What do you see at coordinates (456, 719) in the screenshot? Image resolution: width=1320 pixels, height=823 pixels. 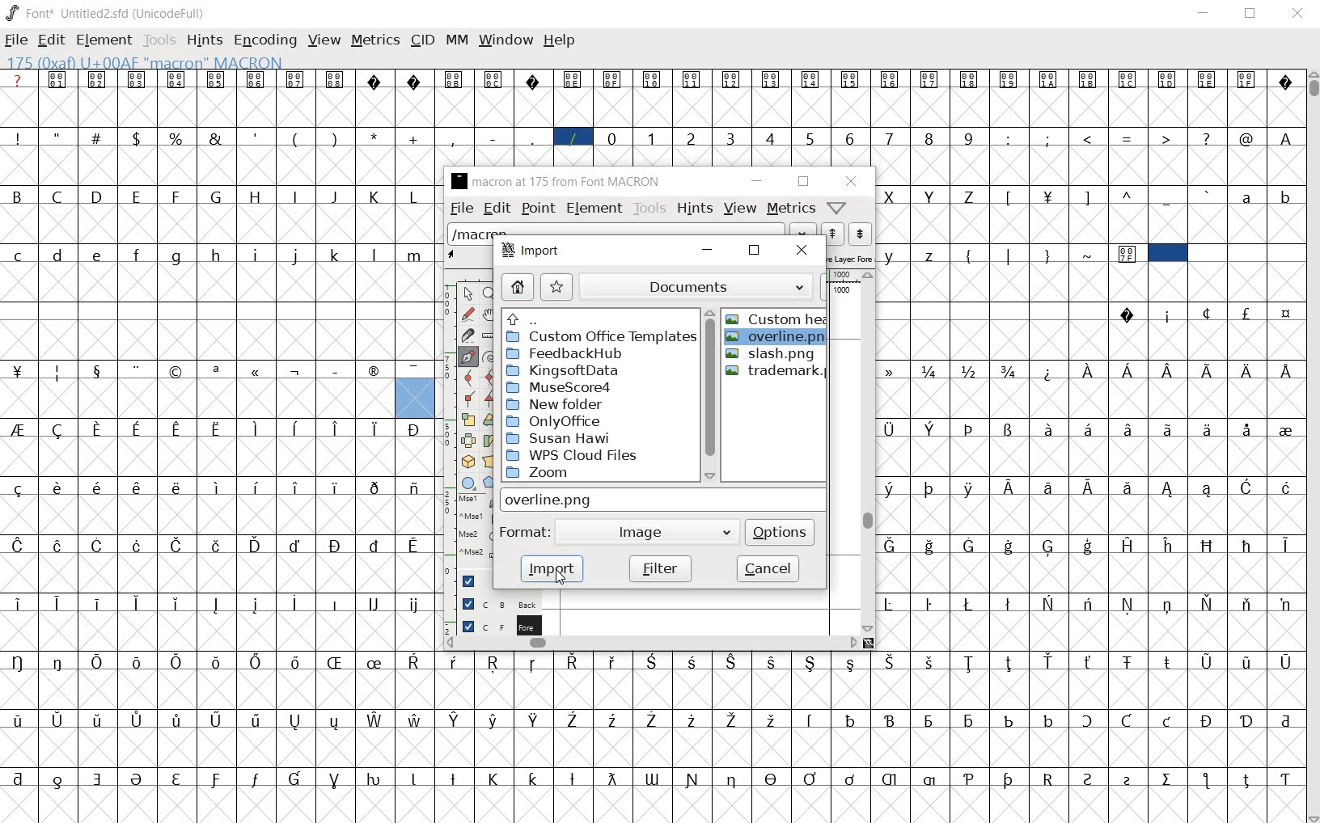 I see `Symbol` at bounding box center [456, 719].